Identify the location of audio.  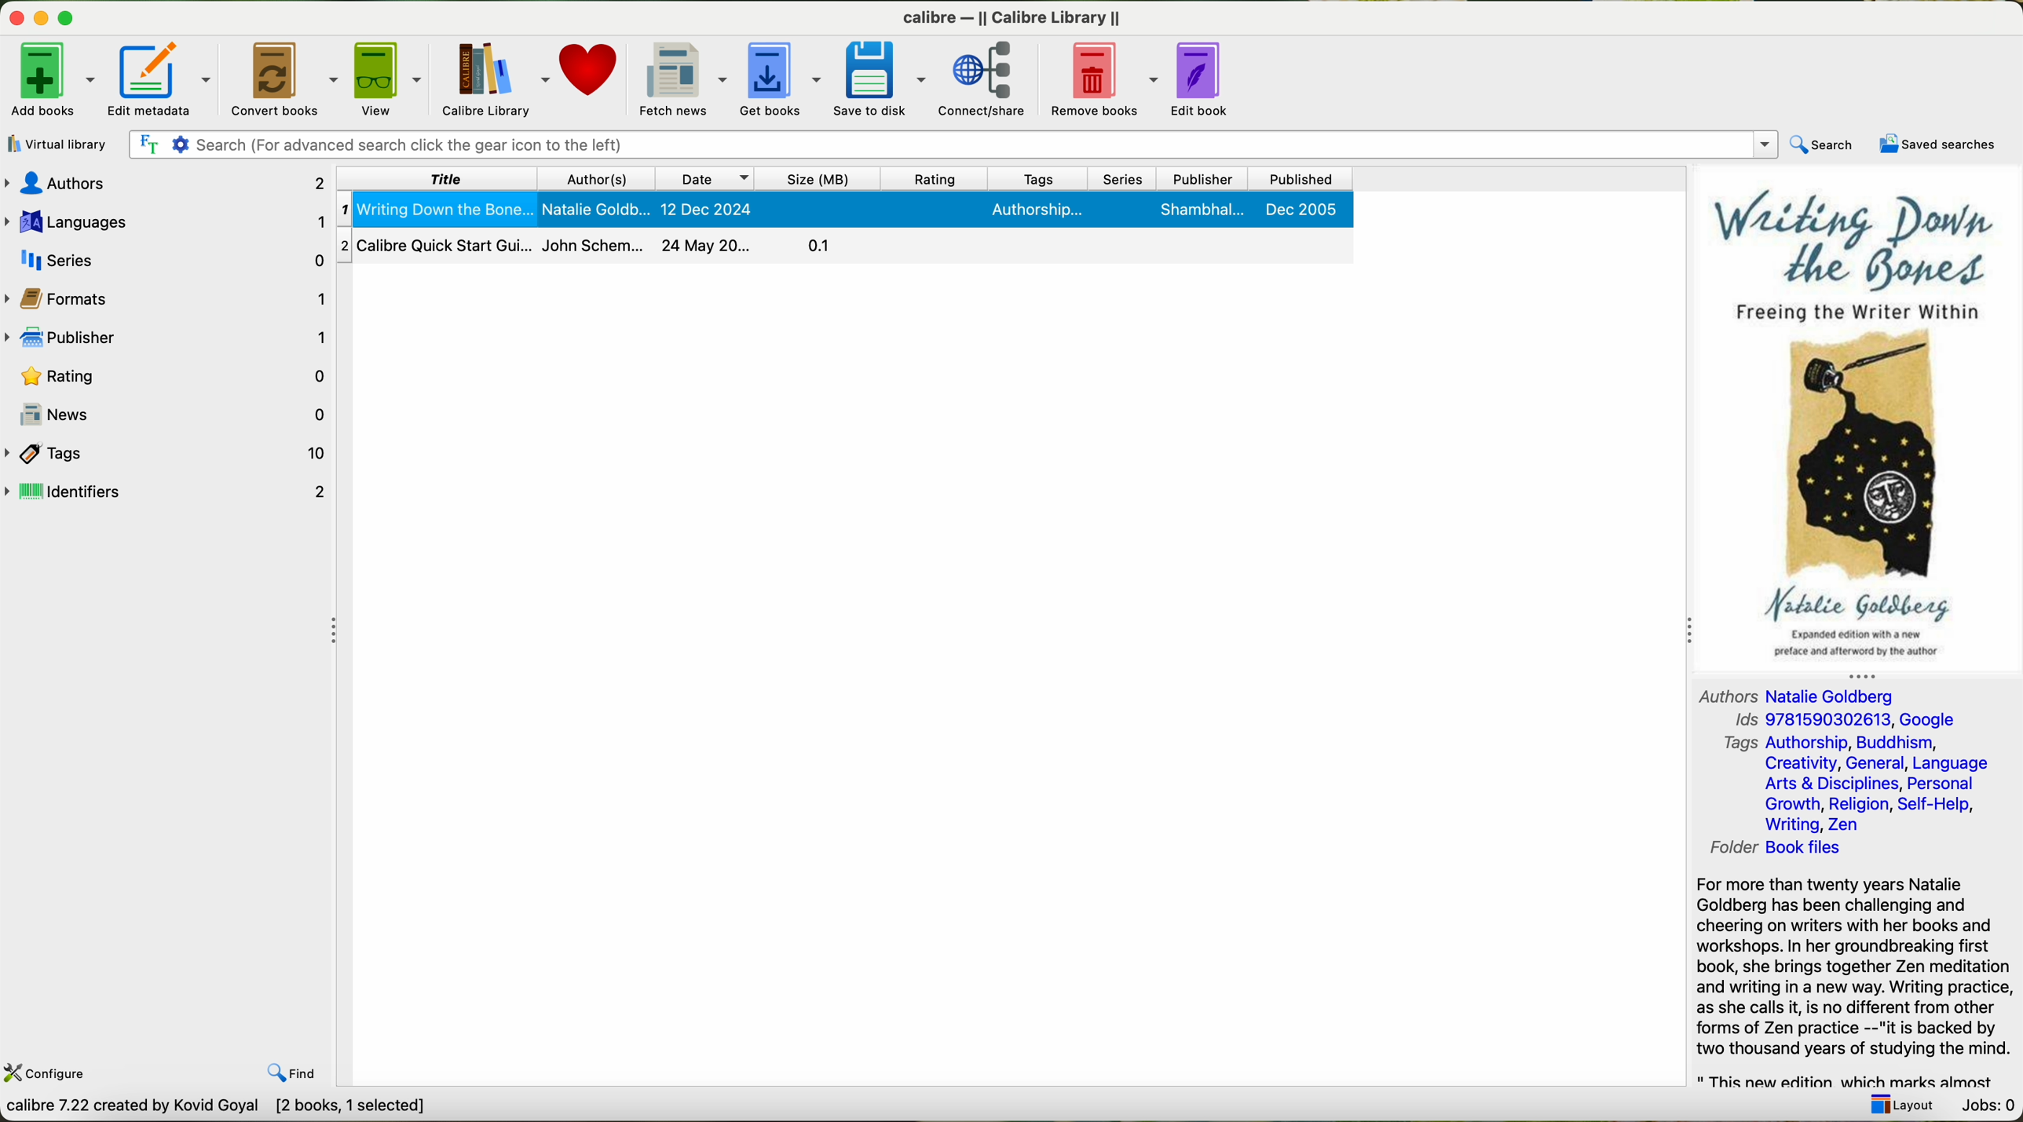
(178, 185).